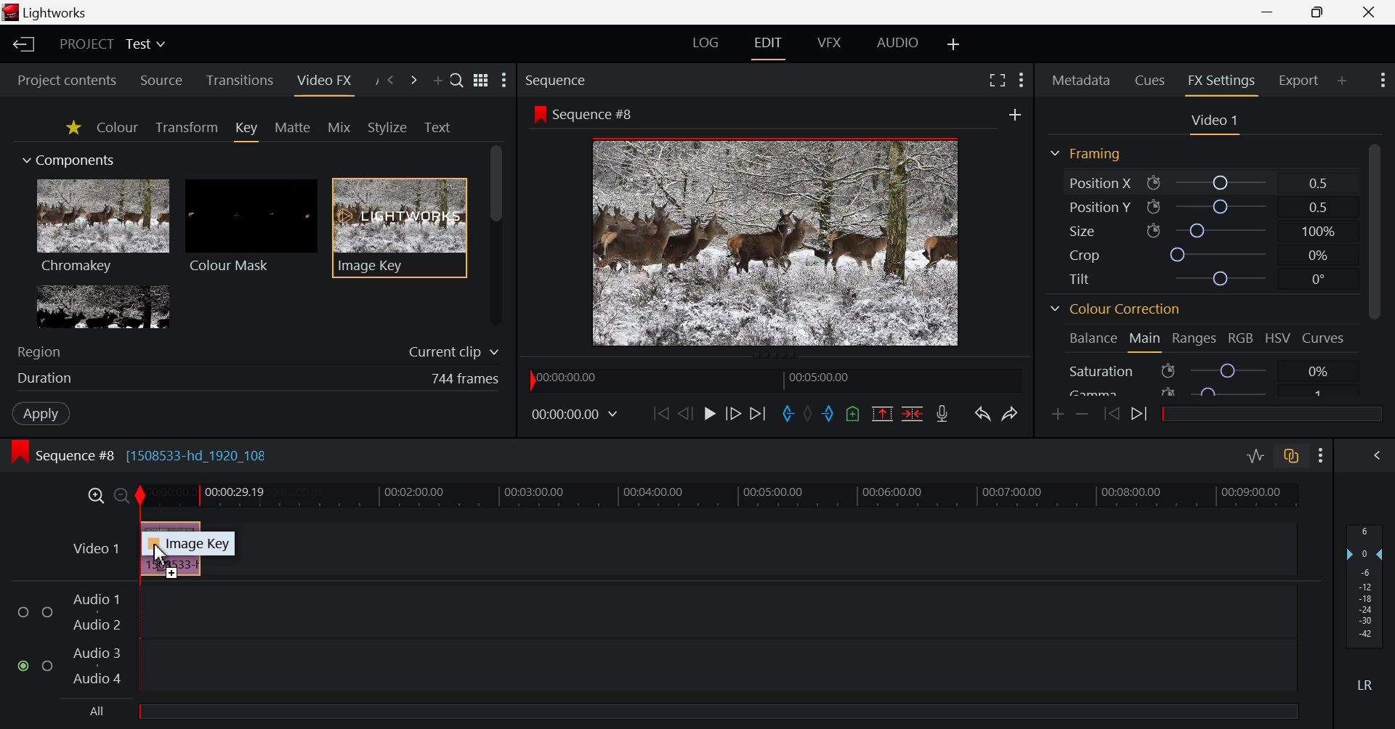  What do you see at coordinates (1217, 123) in the screenshot?
I see `Video Settings` at bounding box center [1217, 123].